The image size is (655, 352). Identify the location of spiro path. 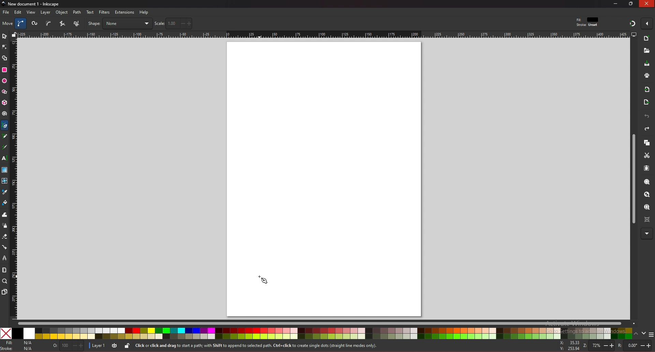
(35, 24).